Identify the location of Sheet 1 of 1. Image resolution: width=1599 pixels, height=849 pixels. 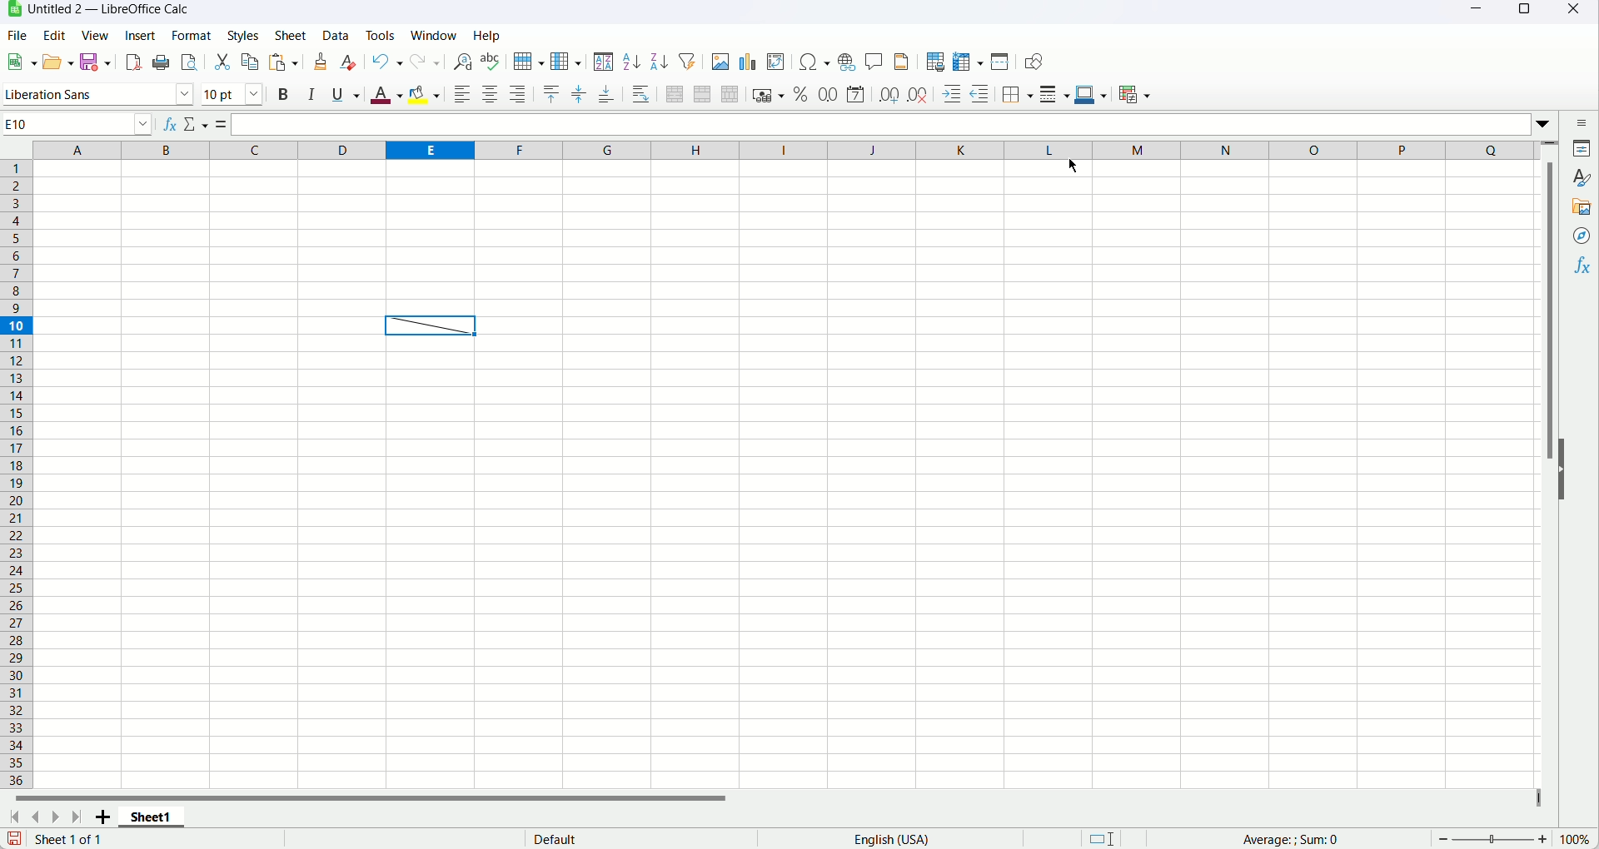
(72, 840).